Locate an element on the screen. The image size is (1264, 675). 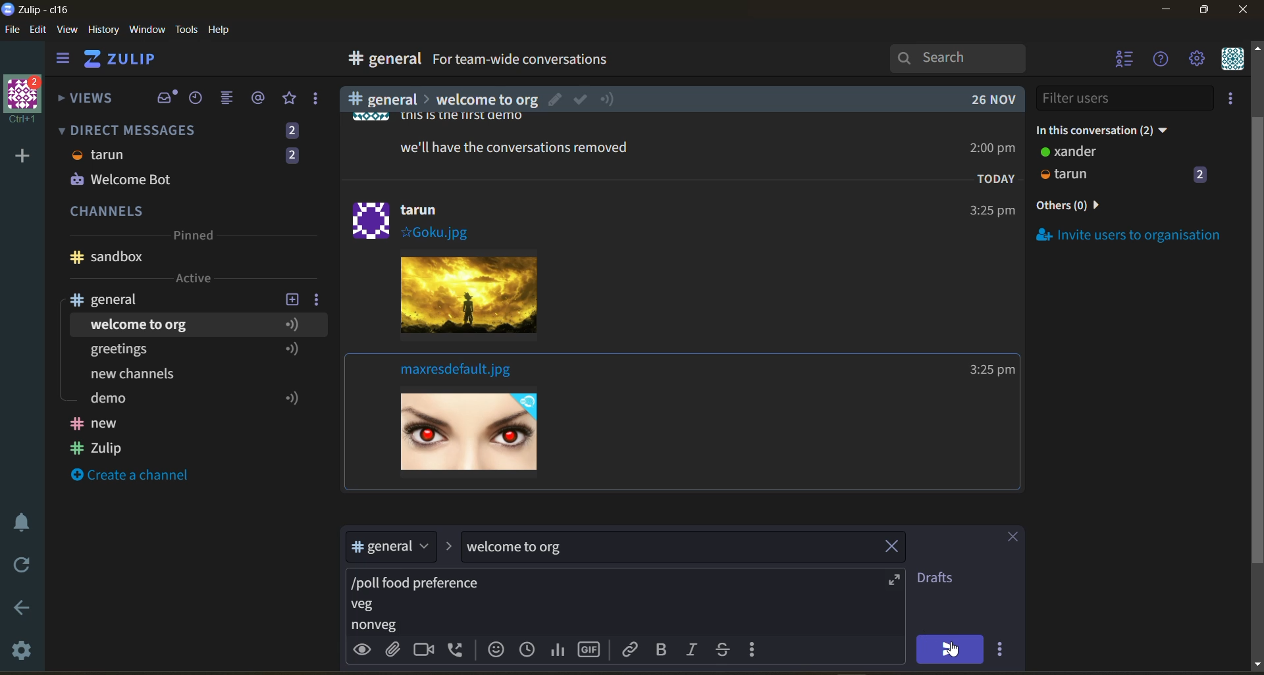
views is located at coordinates (86, 102).